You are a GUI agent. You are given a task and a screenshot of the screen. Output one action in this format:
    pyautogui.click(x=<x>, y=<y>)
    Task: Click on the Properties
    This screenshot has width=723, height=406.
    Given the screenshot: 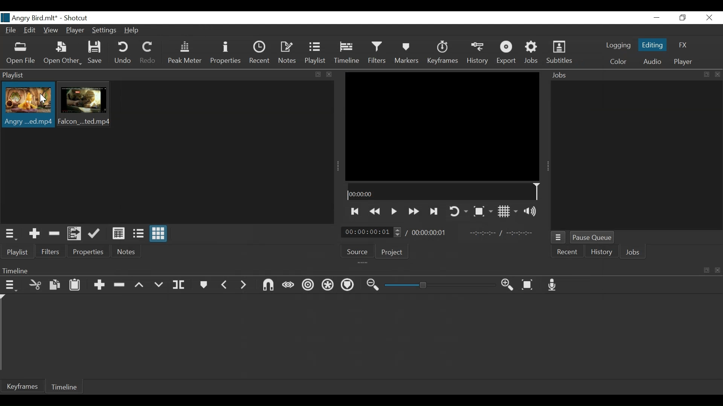 What is the action you would take?
    pyautogui.click(x=87, y=251)
    